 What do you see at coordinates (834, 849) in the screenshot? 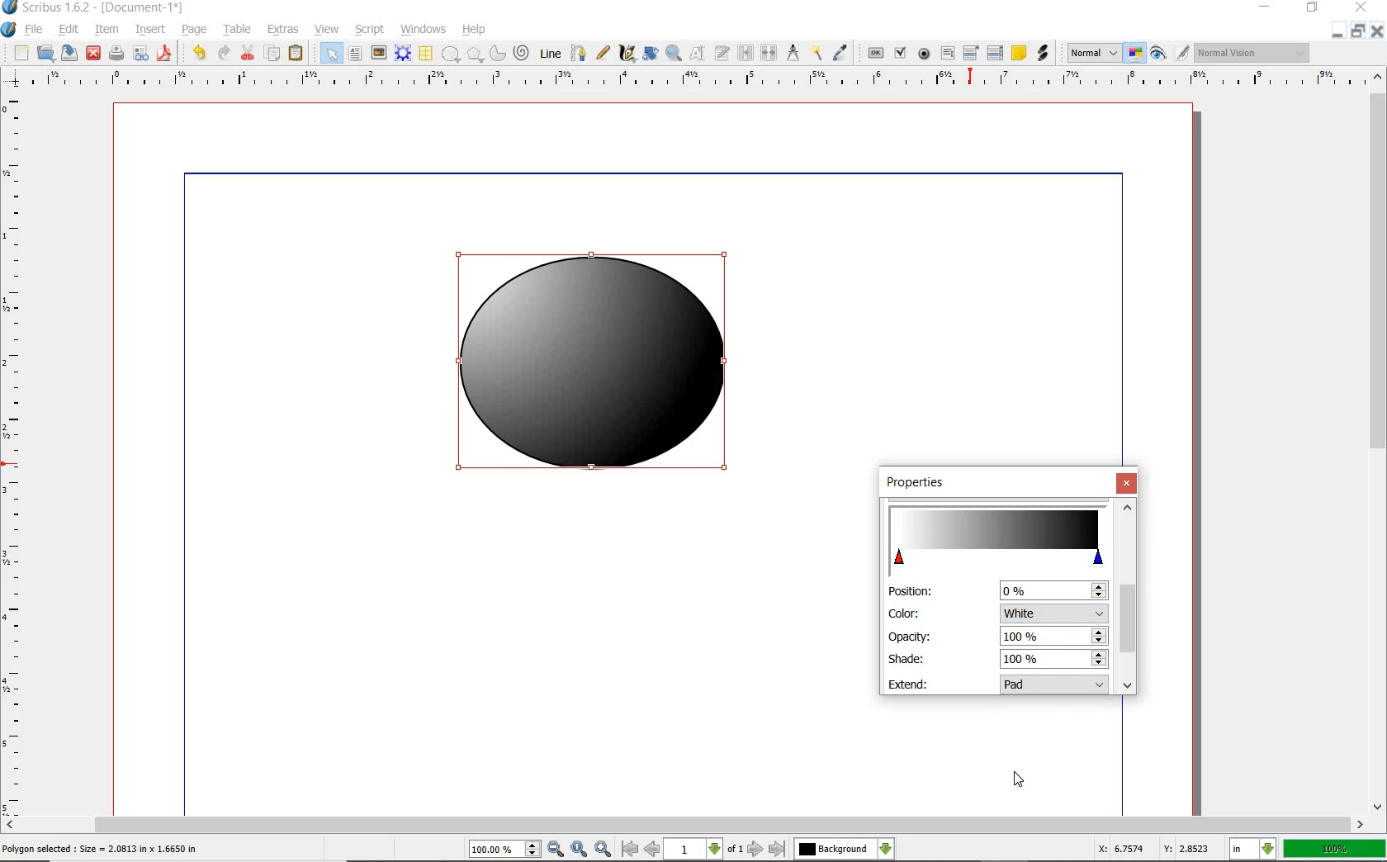
I see `` at bounding box center [834, 849].